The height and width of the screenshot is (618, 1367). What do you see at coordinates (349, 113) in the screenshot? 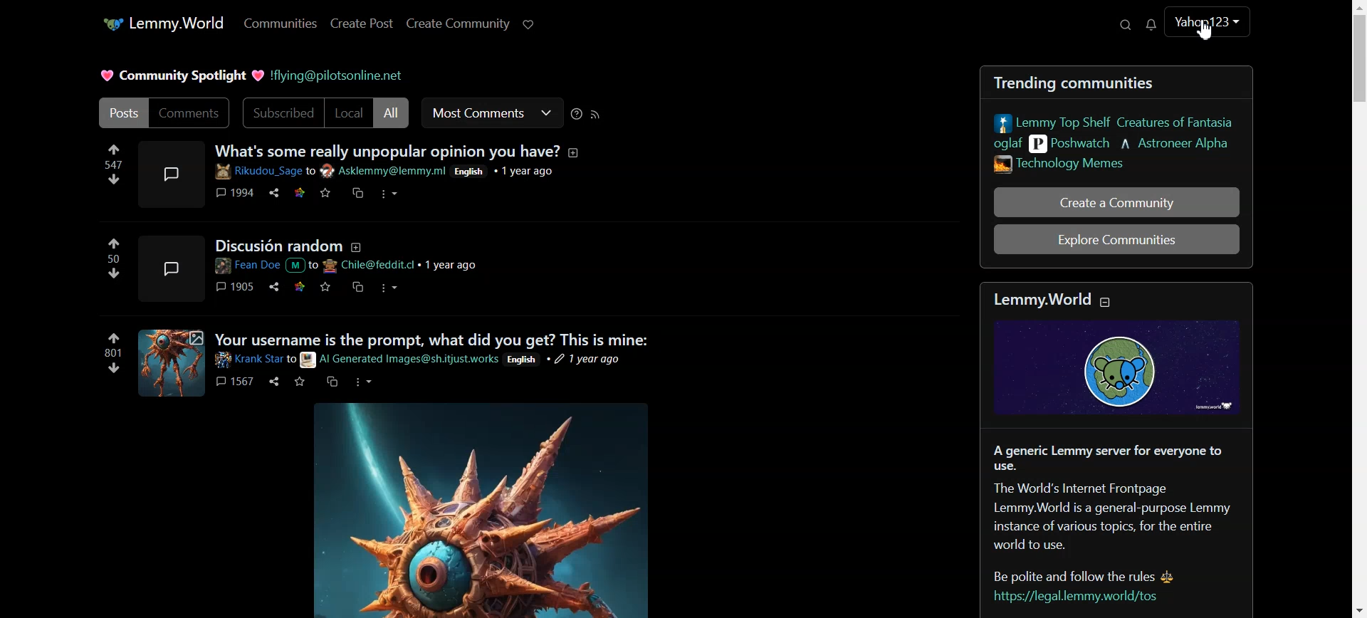
I see `Local` at bounding box center [349, 113].